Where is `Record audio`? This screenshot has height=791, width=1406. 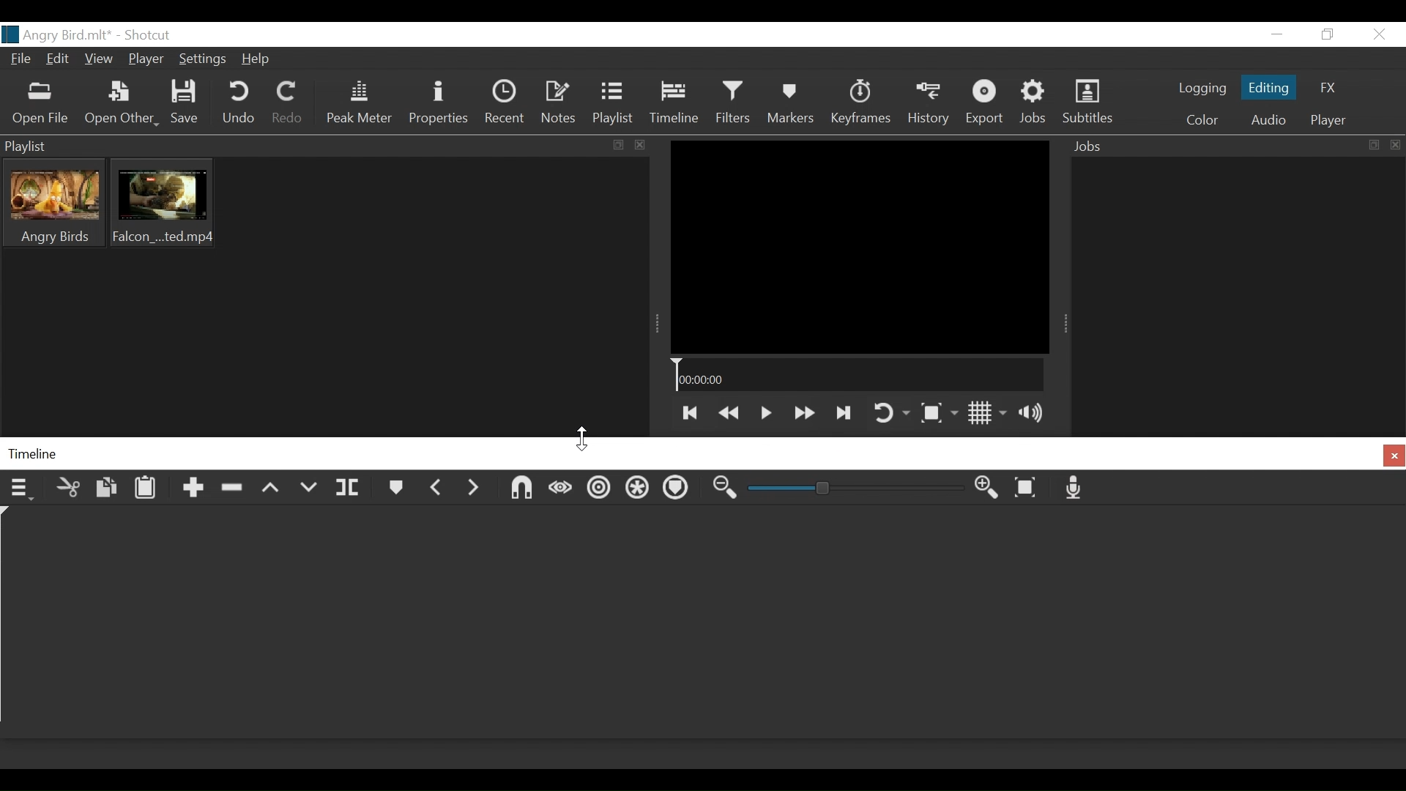 Record audio is located at coordinates (1078, 489).